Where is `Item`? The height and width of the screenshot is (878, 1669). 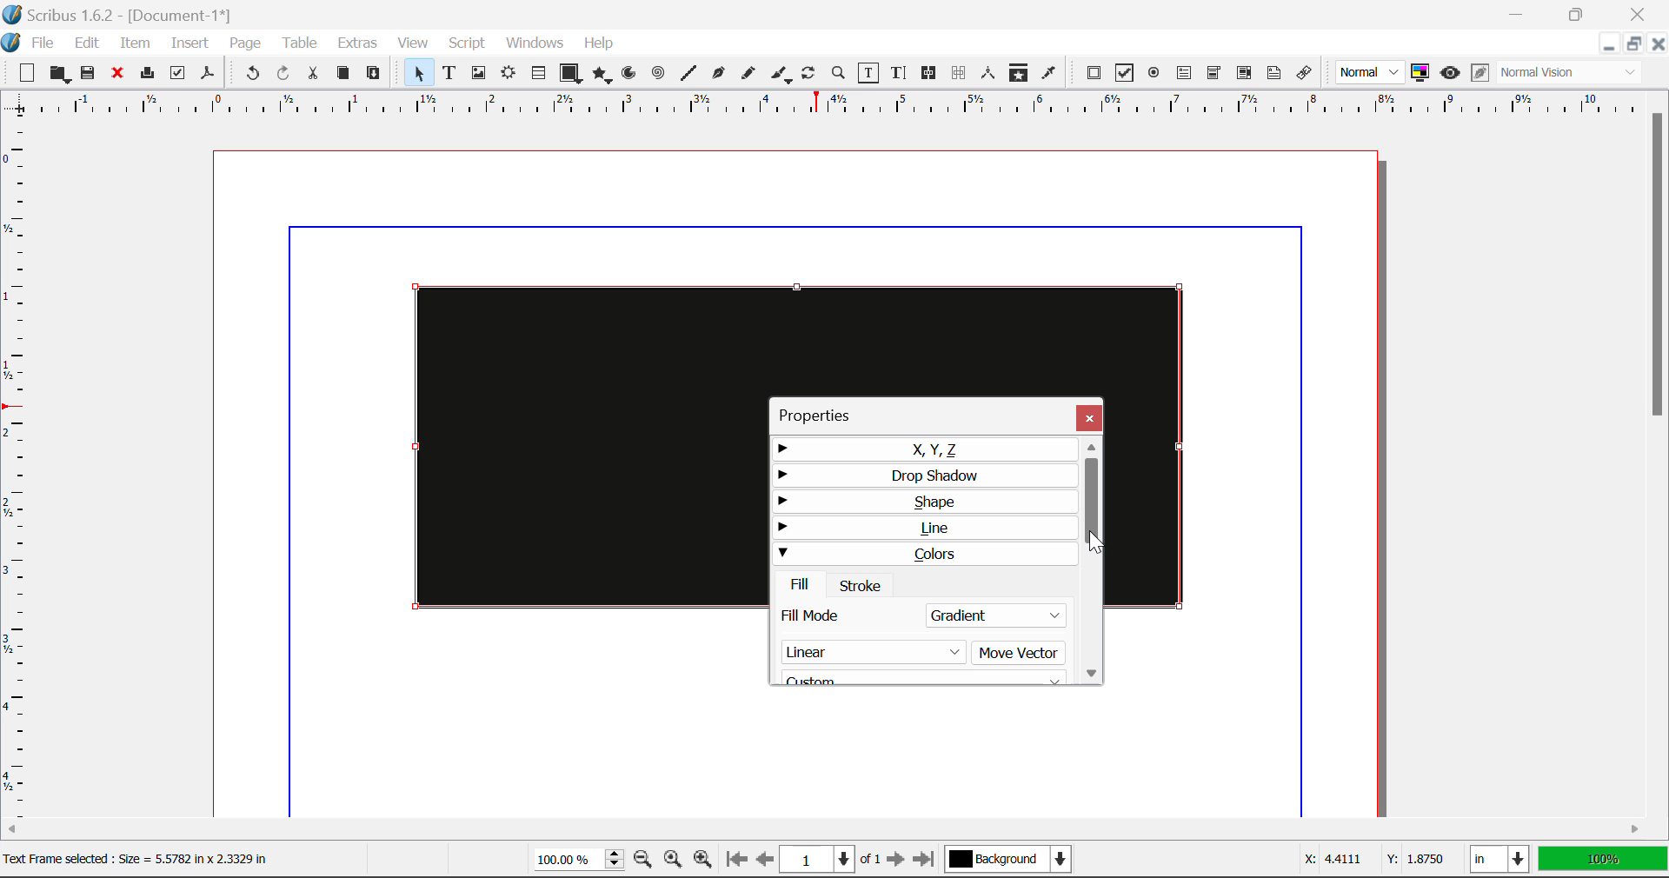
Item is located at coordinates (136, 45).